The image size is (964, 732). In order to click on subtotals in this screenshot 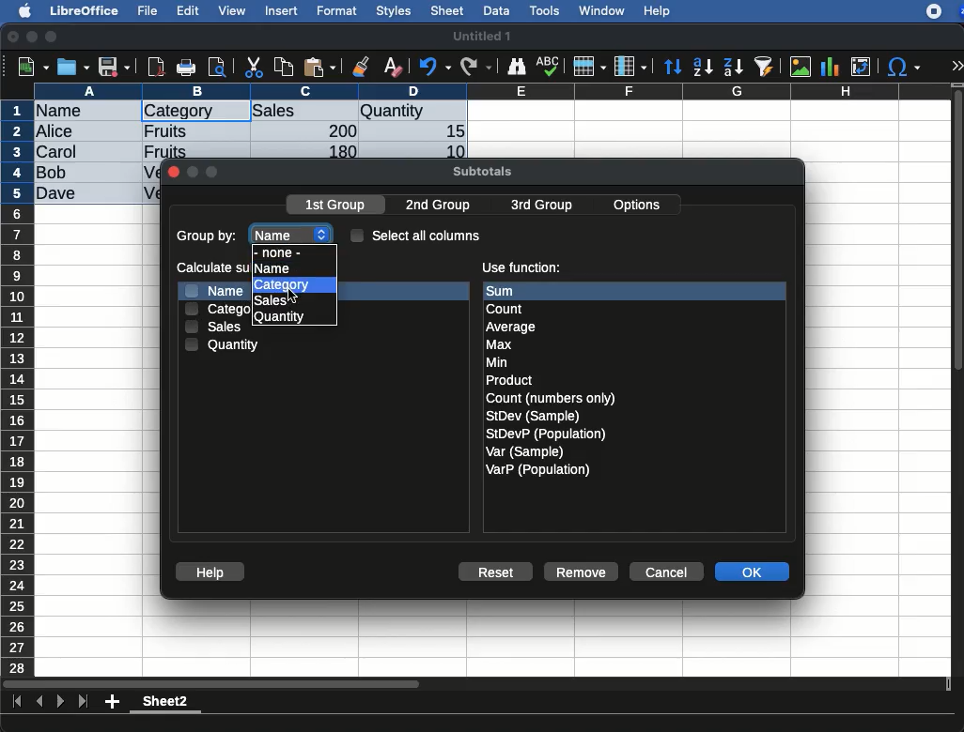, I will do `click(482, 169)`.